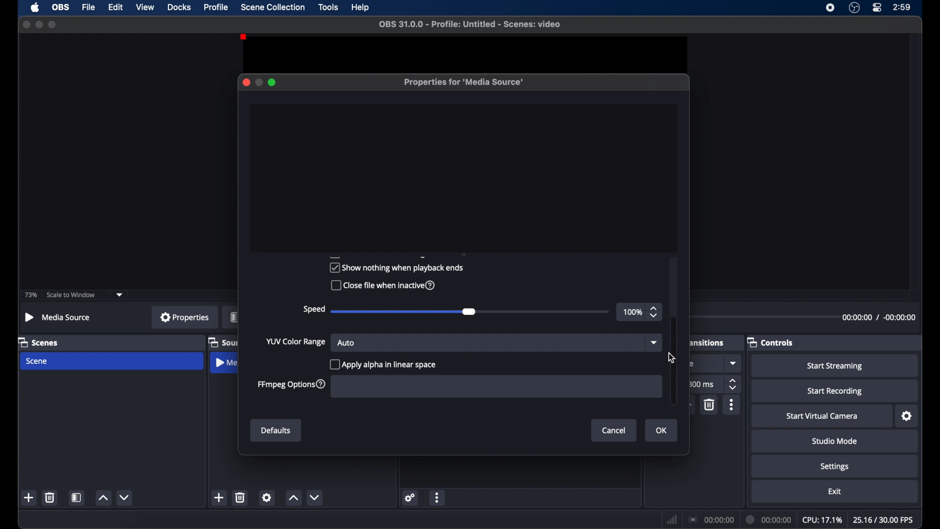 Image resolution: width=940 pixels, height=529 pixels. What do you see at coordinates (675, 361) in the screenshot?
I see `scroll box` at bounding box center [675, 361].